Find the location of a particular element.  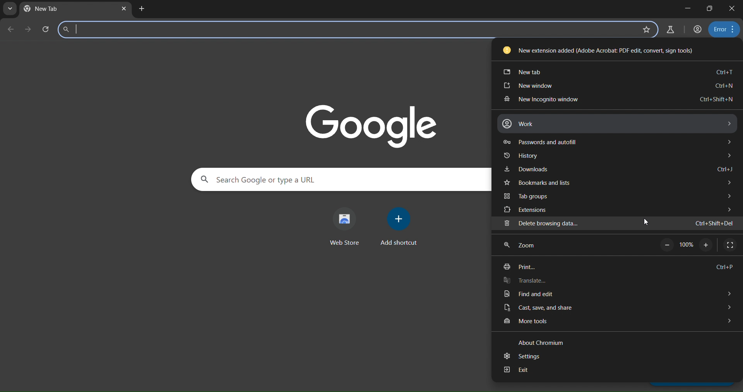

zoom out is located at coordinates (668, 244).